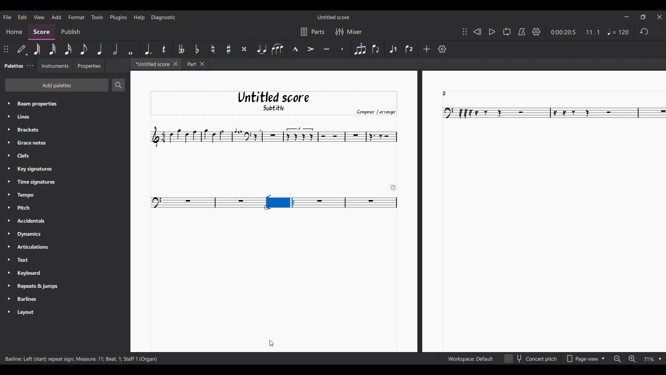  Describe the element at coordinates (294, 49) in the screenshot. I see `Marcato` at that location.